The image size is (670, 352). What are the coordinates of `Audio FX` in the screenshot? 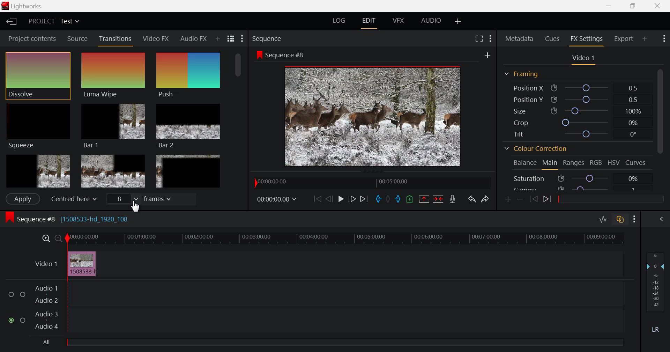 It's located at (193, 37).